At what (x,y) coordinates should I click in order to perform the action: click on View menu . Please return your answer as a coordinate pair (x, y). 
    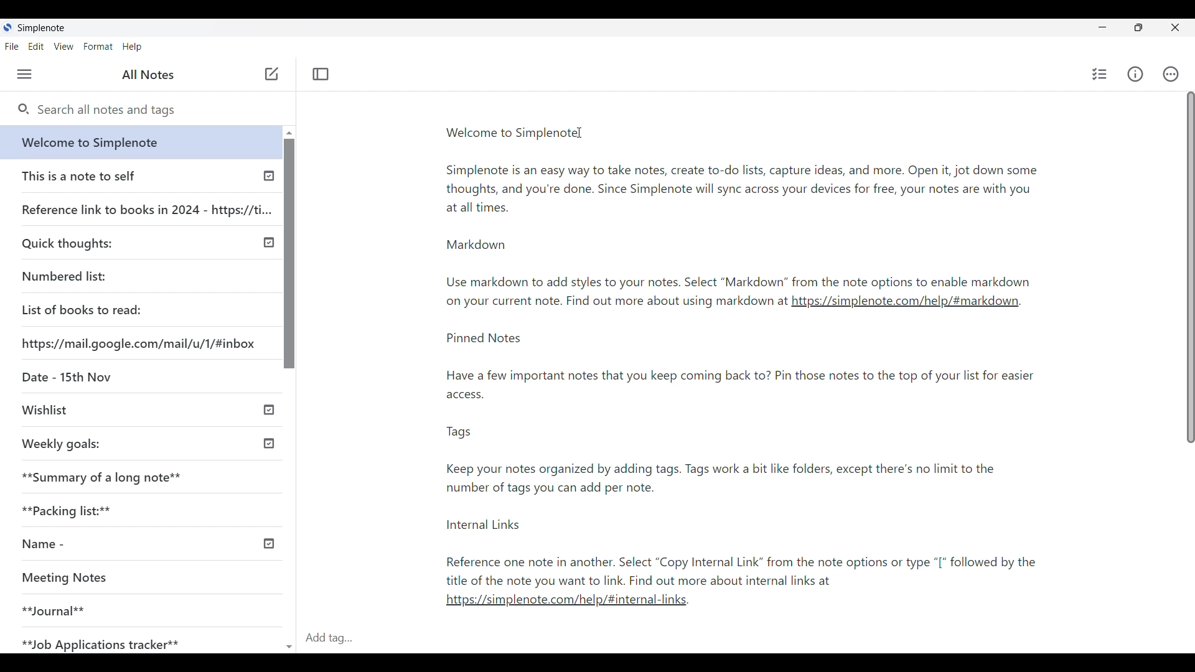
    Looking at the image, I should click on (64, 46).